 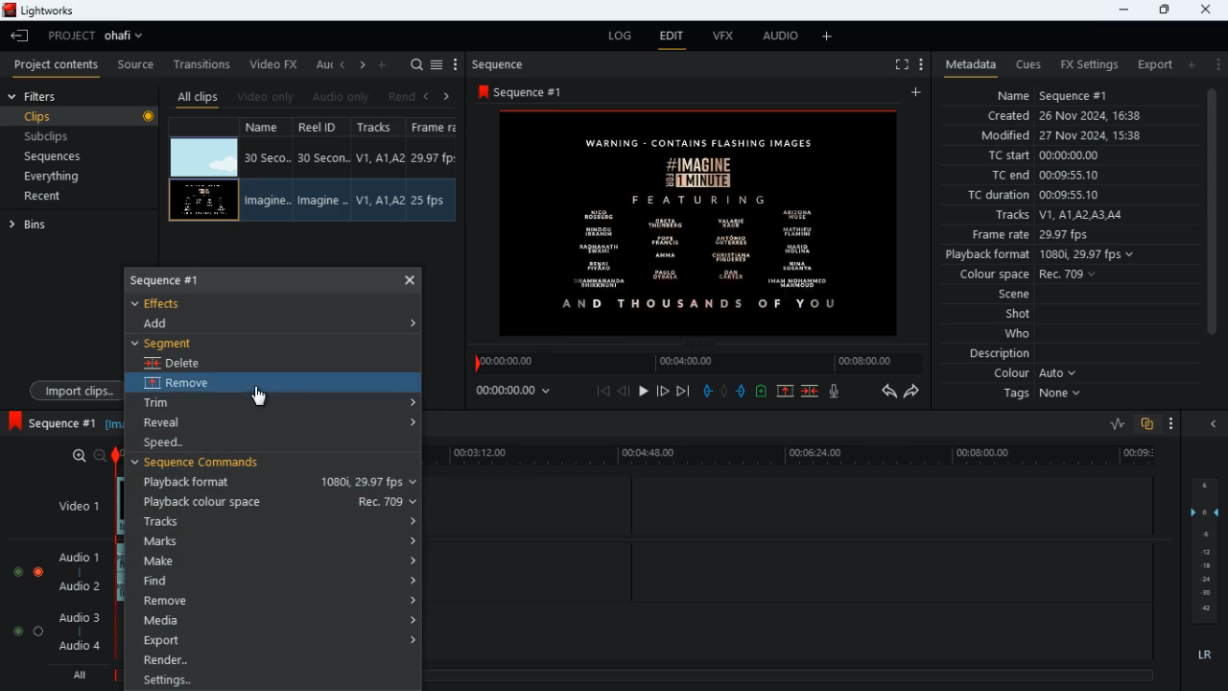 I want to click on close options bar, so click(x=407, y=280).